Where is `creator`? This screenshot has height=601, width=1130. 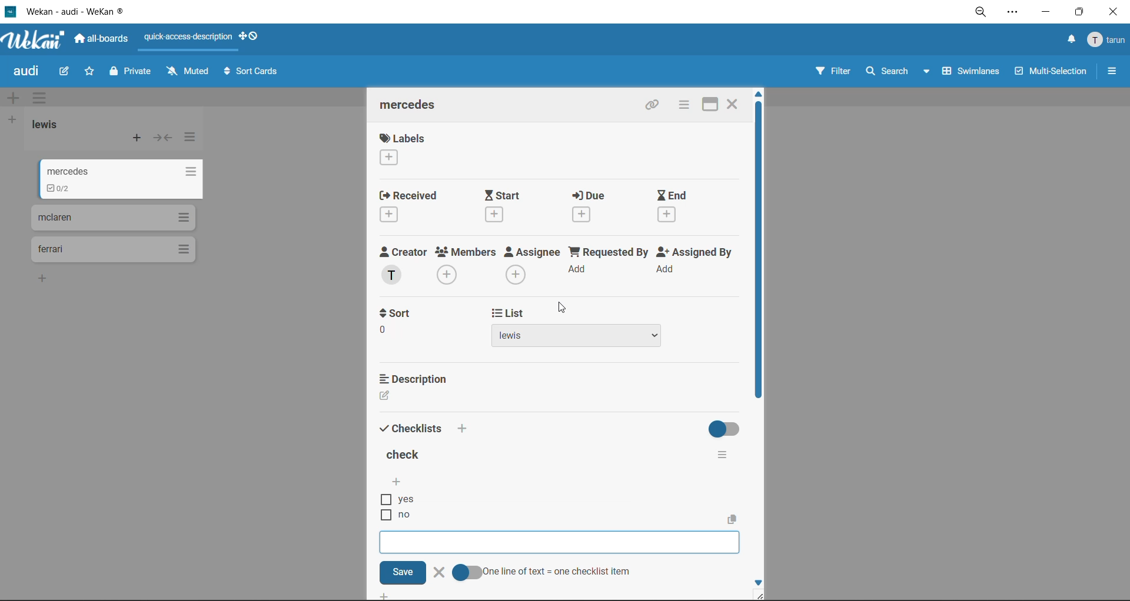
creator is located at coordinates (403, 266).